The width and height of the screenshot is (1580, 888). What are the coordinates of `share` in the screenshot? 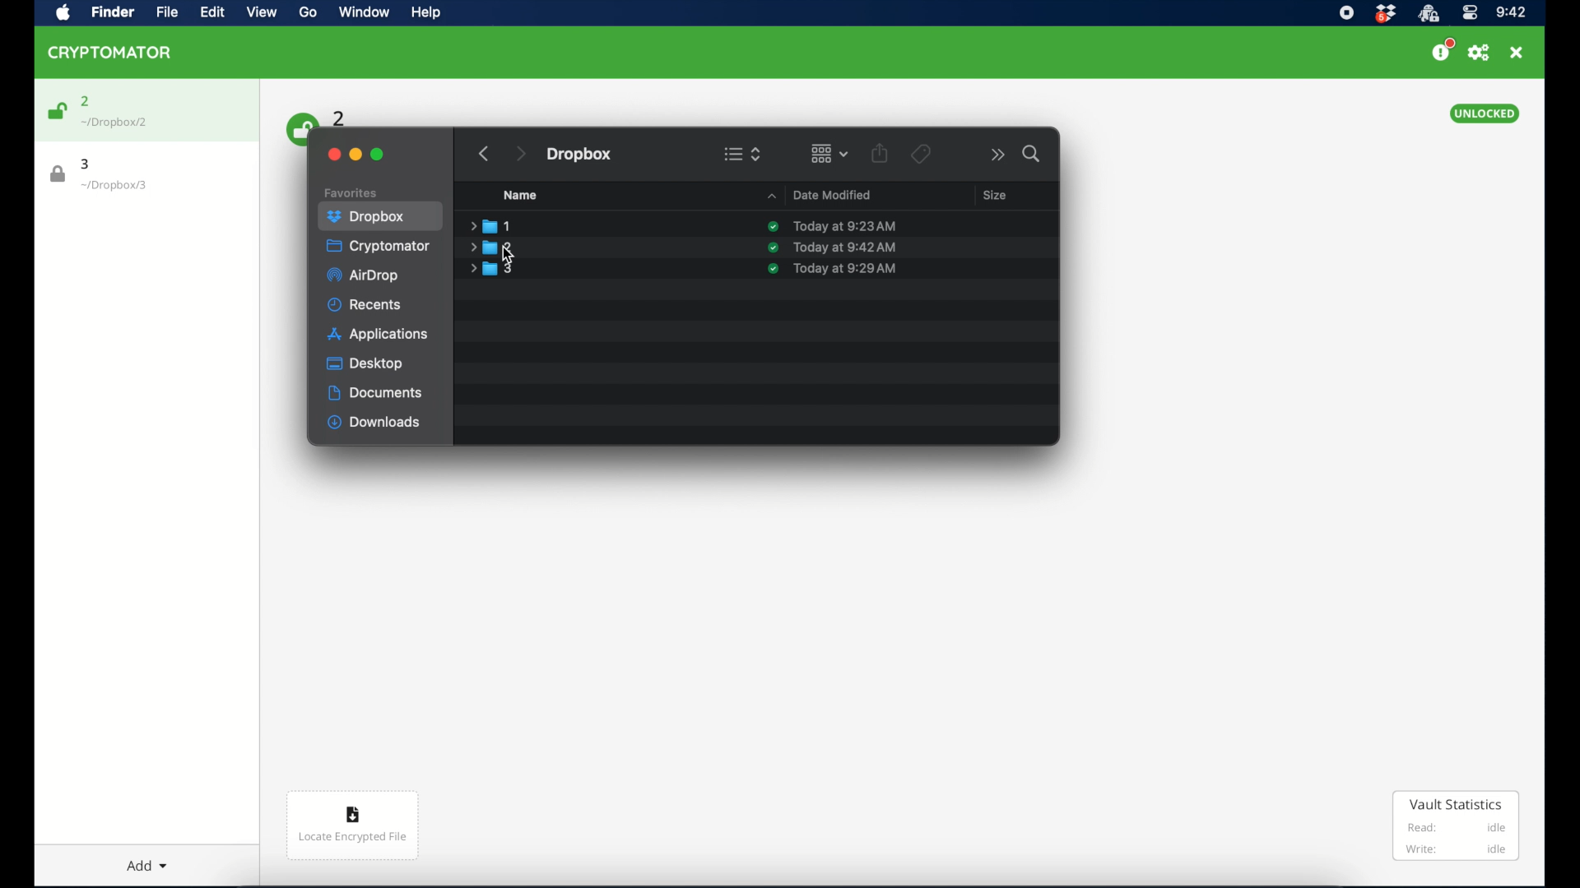 It's located at (880, 153).